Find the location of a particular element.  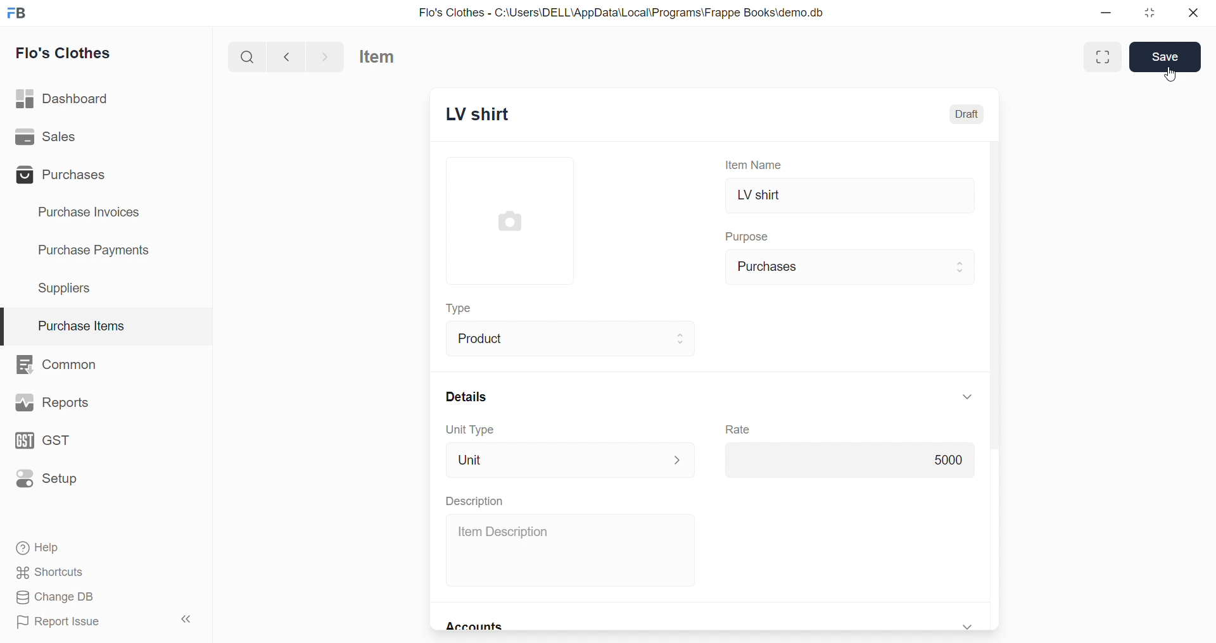

New Entry is located at coordinates (497, 116).